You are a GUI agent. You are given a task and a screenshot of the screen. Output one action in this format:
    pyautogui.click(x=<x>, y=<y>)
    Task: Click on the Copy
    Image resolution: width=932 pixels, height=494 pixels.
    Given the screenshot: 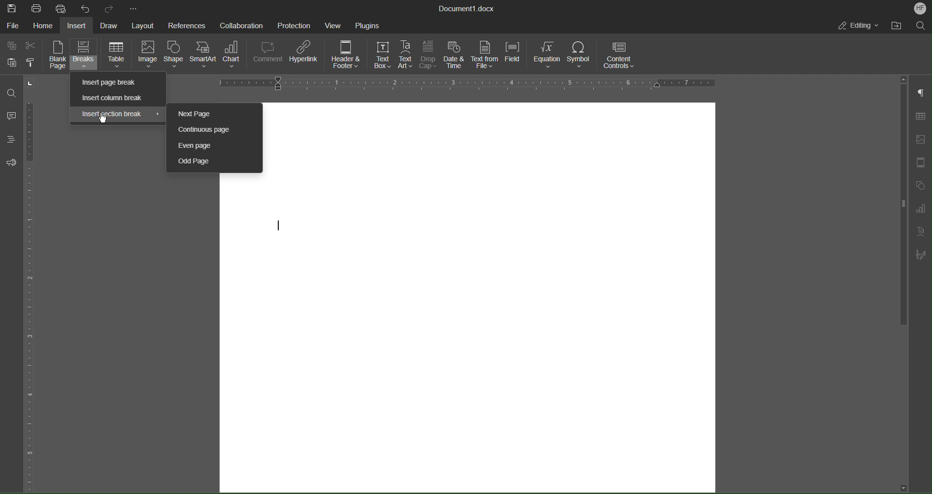 What is the action you would take?
    pyautogui.click(x=12, y=46)
    